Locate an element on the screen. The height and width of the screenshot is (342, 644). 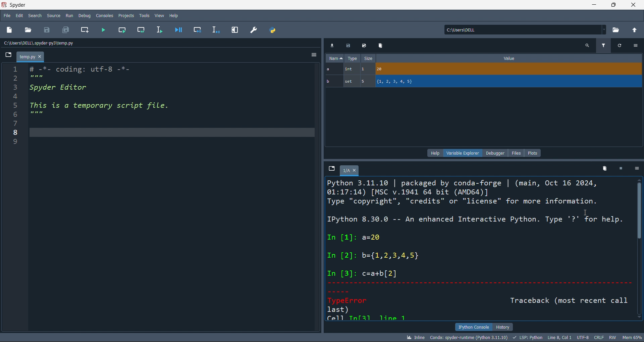
save all is located at coordinates (66, 31).